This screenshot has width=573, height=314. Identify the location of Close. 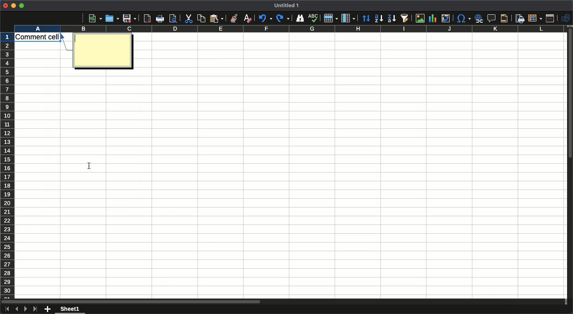
(4, 5).